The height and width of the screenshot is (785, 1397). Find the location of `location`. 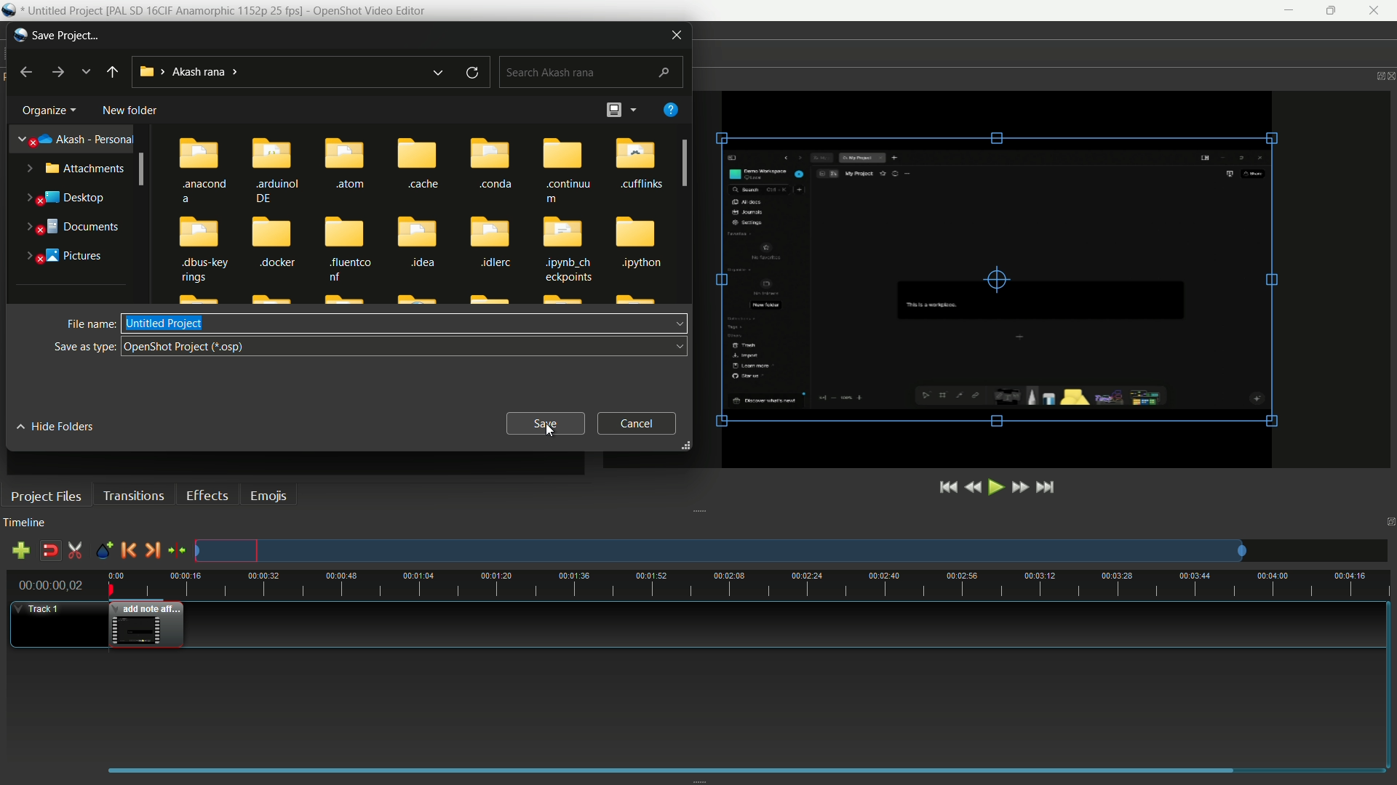

location is located at coordinates (188, 72).